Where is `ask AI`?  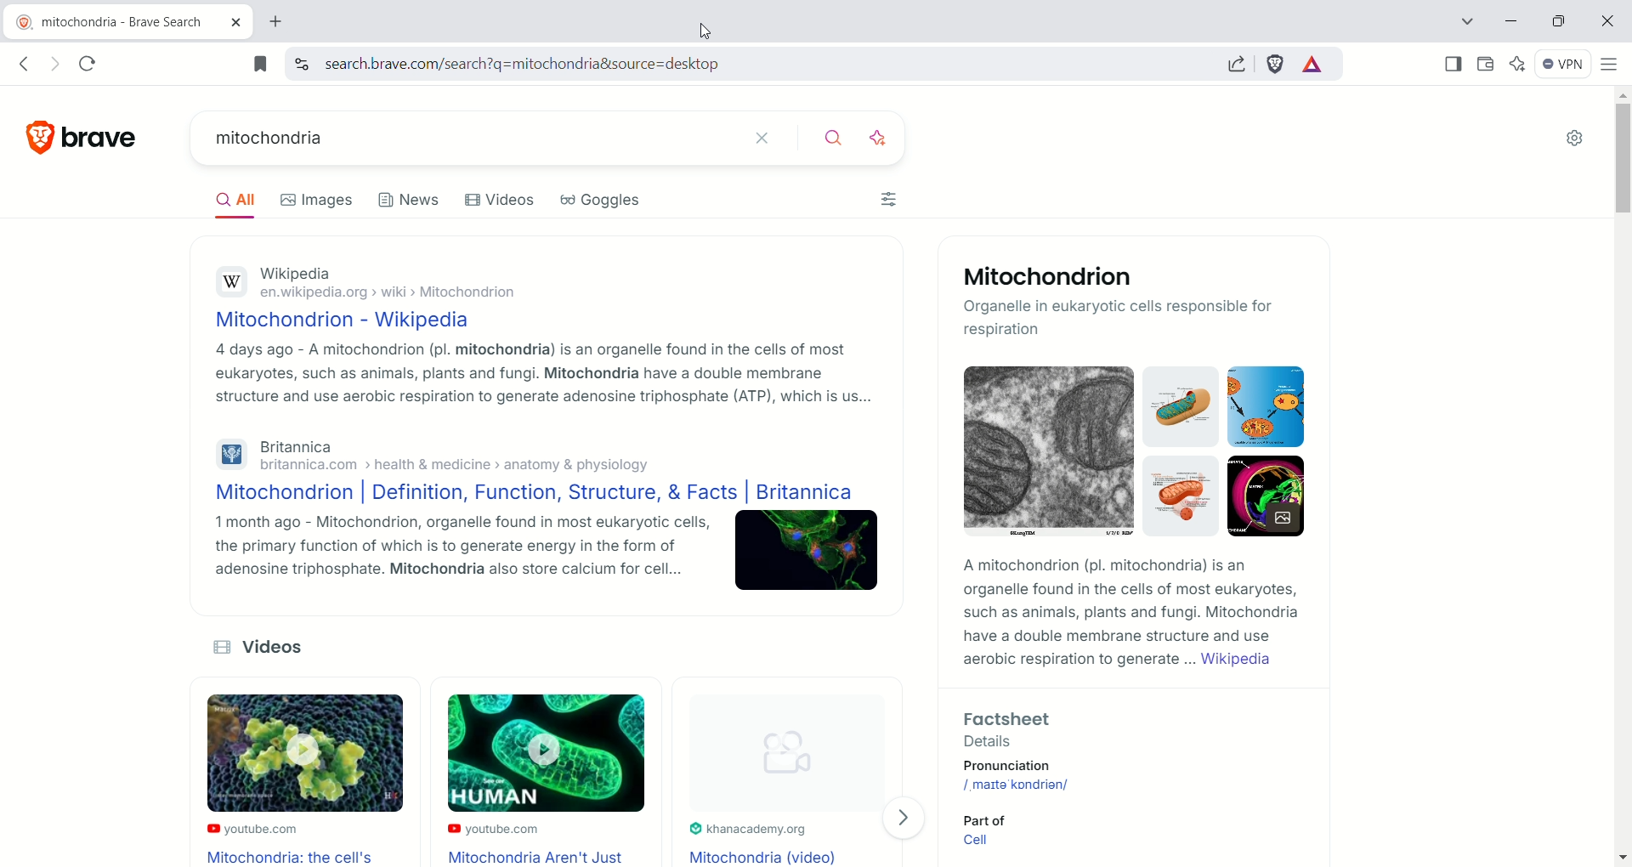 ask AI is located at coordinates (880, 136).